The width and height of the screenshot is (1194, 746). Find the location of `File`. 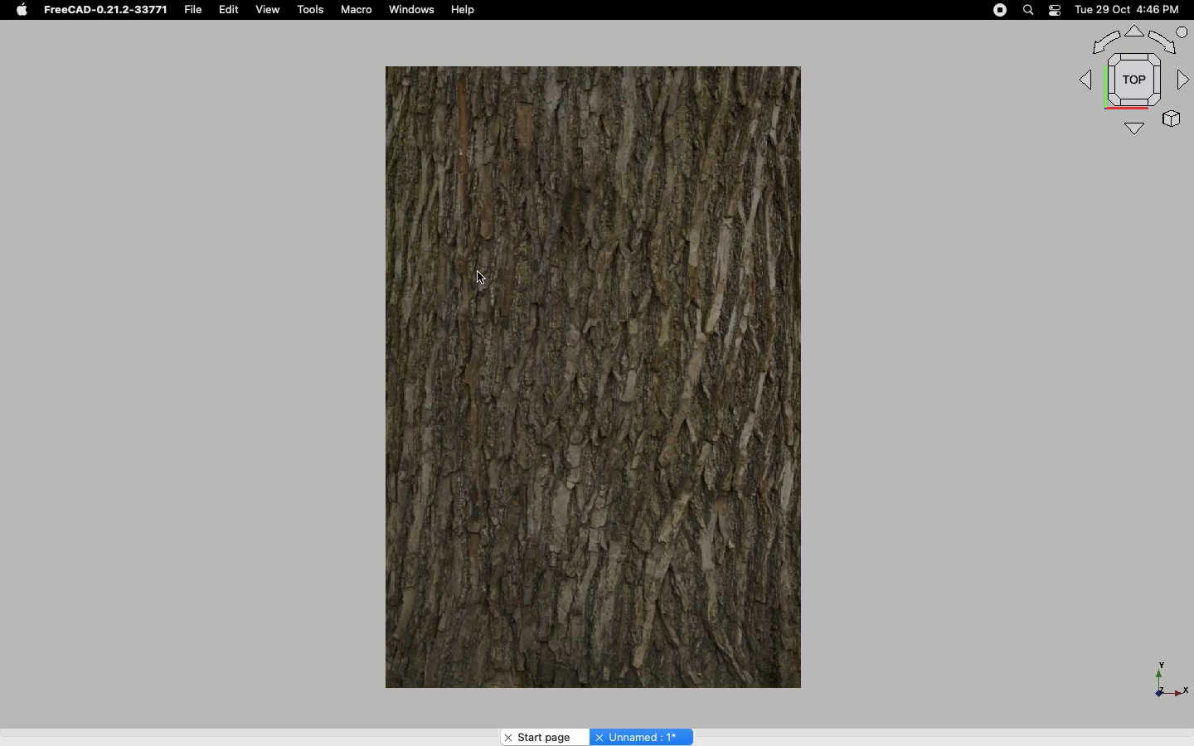

File is located at coordinates (193, 10).